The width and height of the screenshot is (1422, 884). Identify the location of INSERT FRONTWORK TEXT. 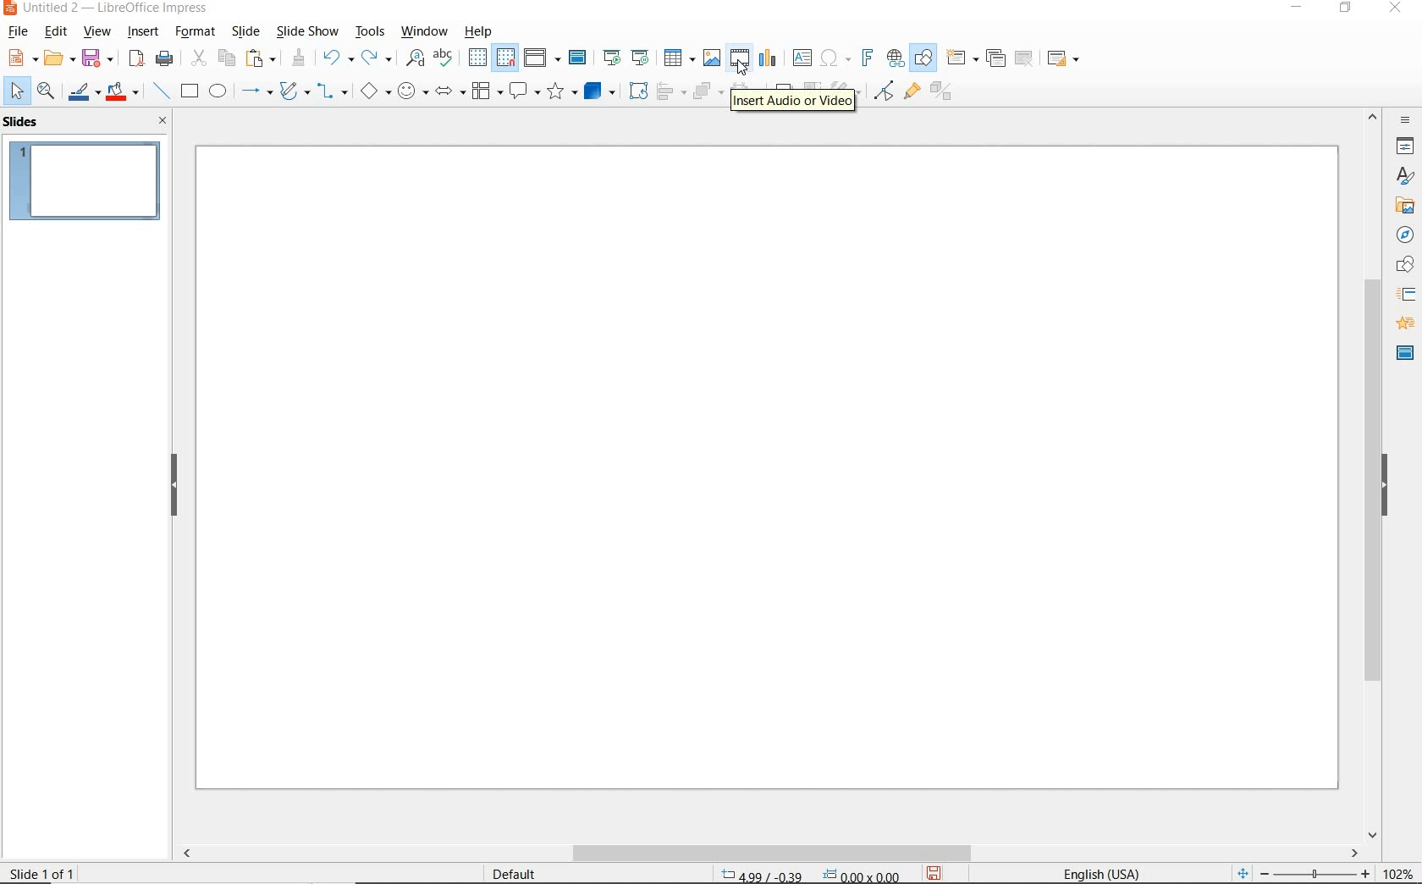
(866, 57).